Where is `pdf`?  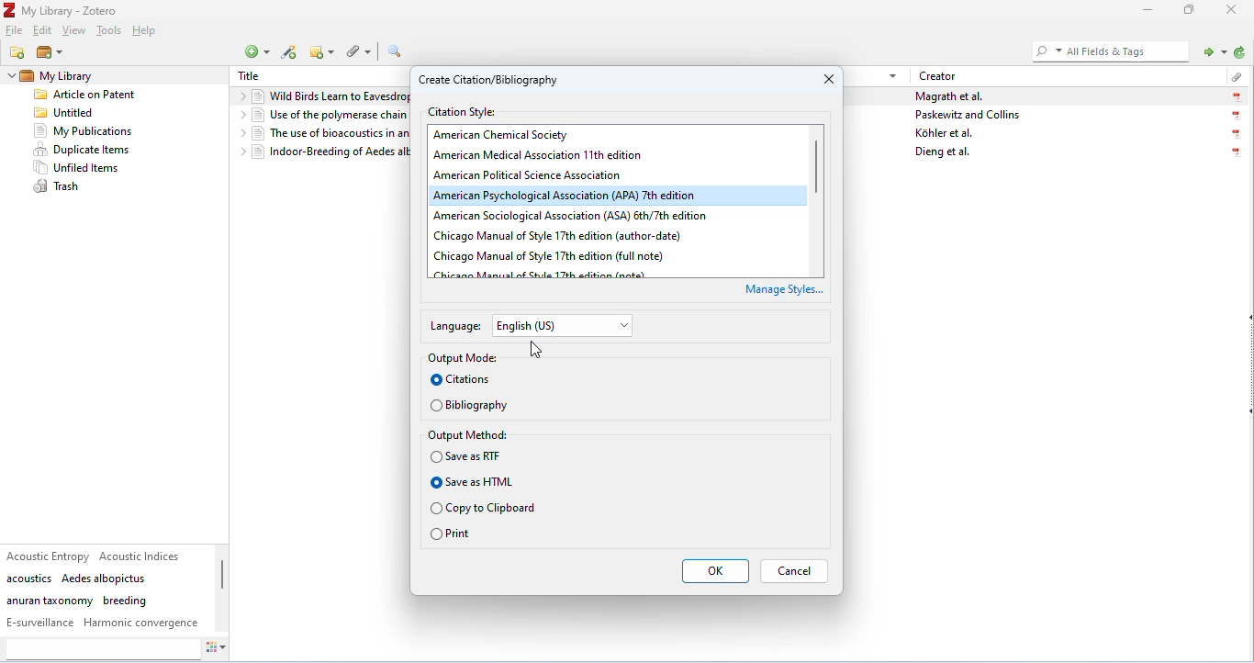 pdf is located at coordinates (1235, 97).